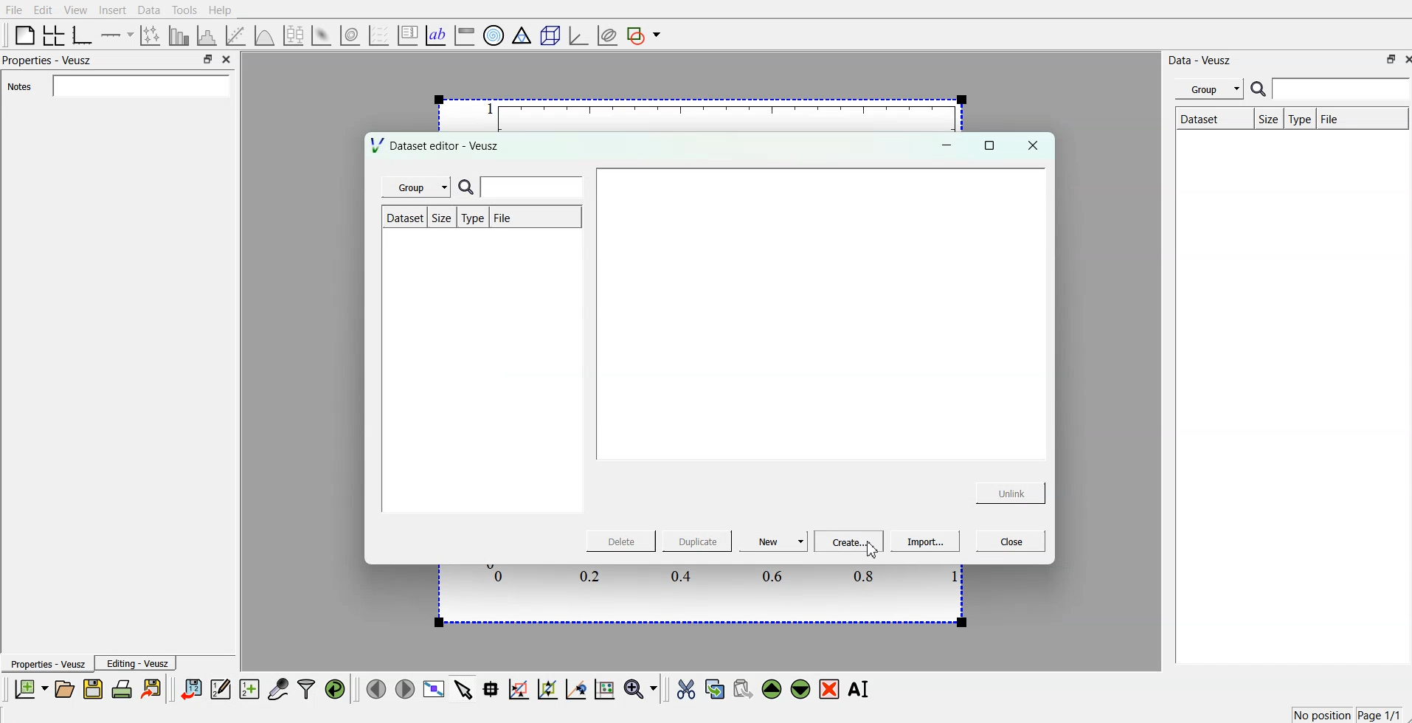 This screenshot has width=1412, height=723. Describe the element at coordinates (438, 145) in the screenshot. I see `Dataset editor - Veusz` at that location.